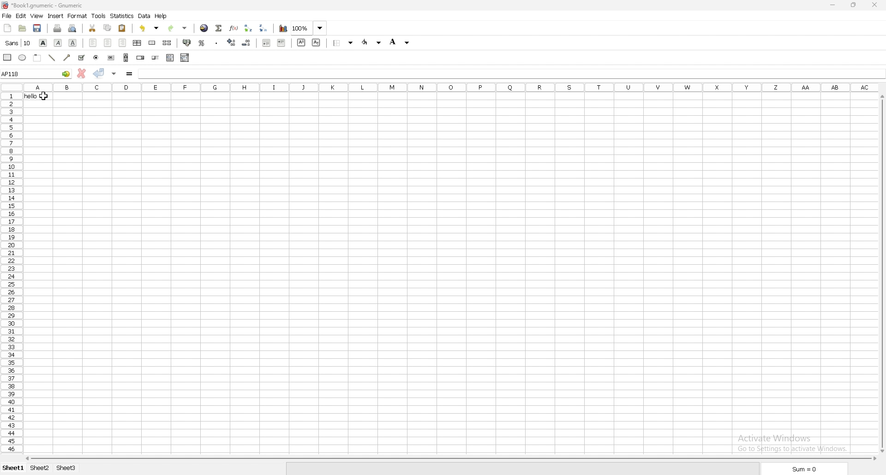 The width and height of the screenshot is (886, 475). What do you see at coordinates (168, 42) in the screenshot?
I see `split merged cells` at bounding box center [168, 42].